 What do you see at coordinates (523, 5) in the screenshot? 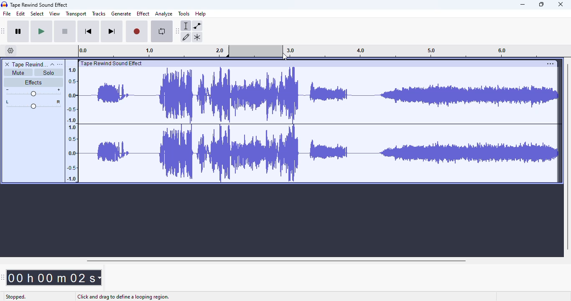
I see `minimize` at bounding box center [523, 5].